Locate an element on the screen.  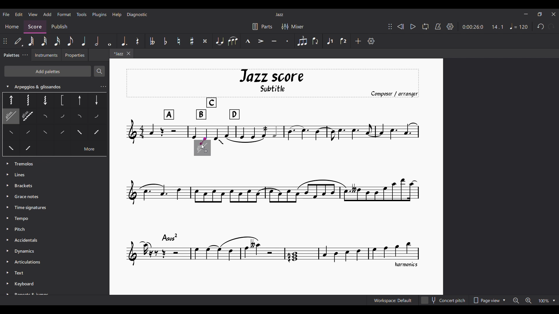
Palettes is located at coordinates (11, 55).